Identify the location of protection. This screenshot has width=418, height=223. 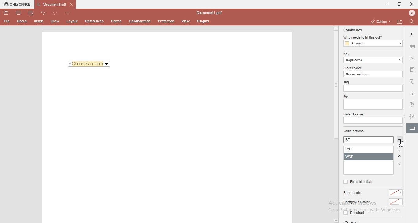
(166, 21).